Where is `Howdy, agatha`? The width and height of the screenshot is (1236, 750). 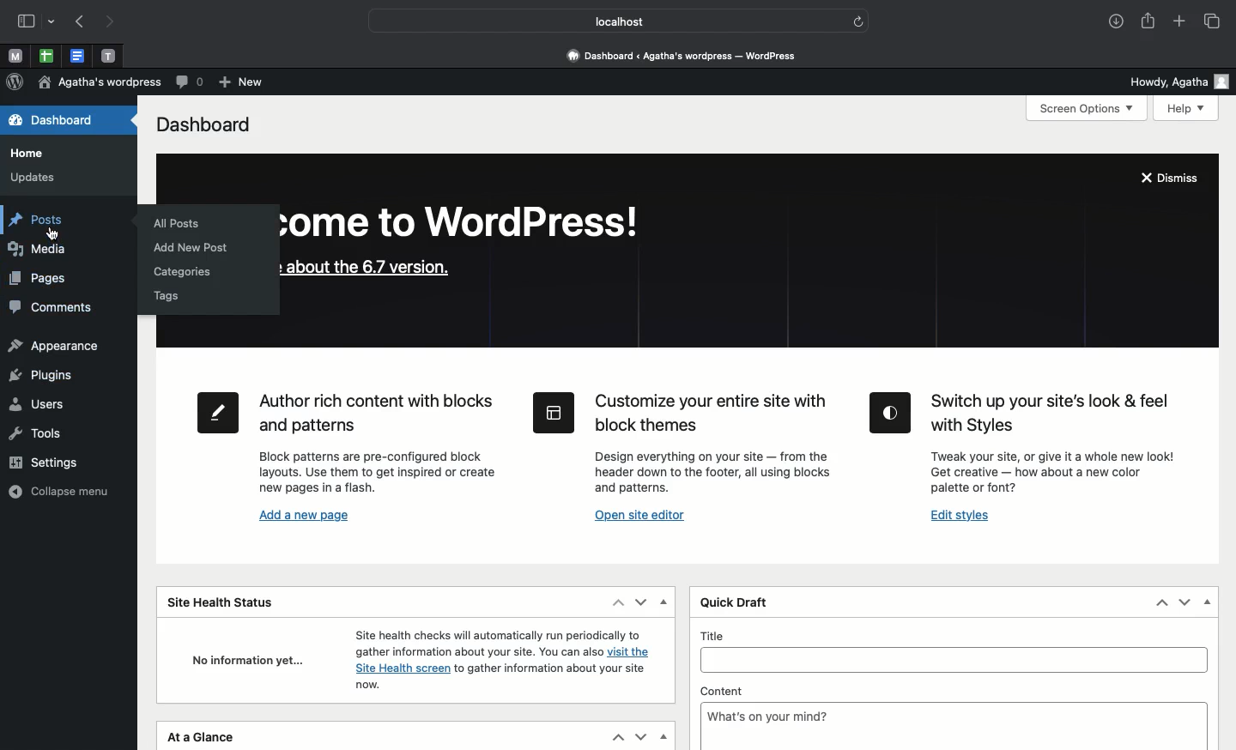
Howdy, agatha is located at coordinates (1178, 81).